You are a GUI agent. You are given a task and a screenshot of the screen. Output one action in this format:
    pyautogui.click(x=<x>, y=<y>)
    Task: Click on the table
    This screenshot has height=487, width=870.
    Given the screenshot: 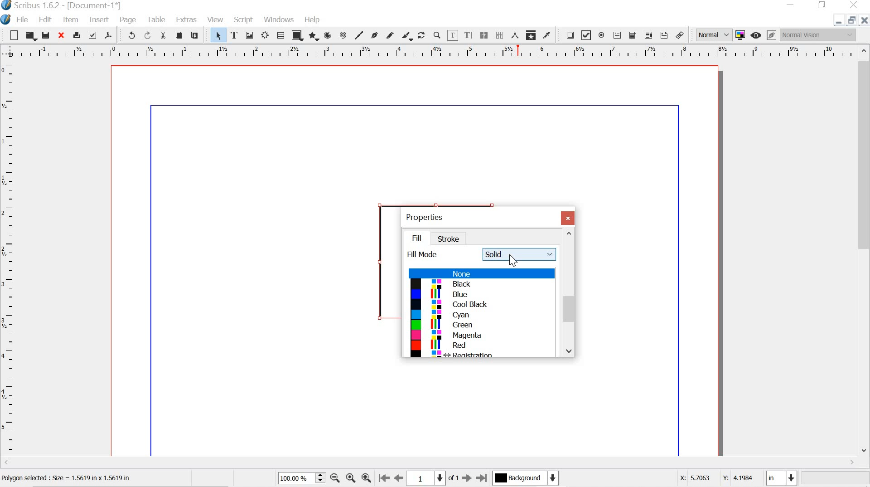 What is the action you would take?
    pyautogui.click(x=157, y=19)
    